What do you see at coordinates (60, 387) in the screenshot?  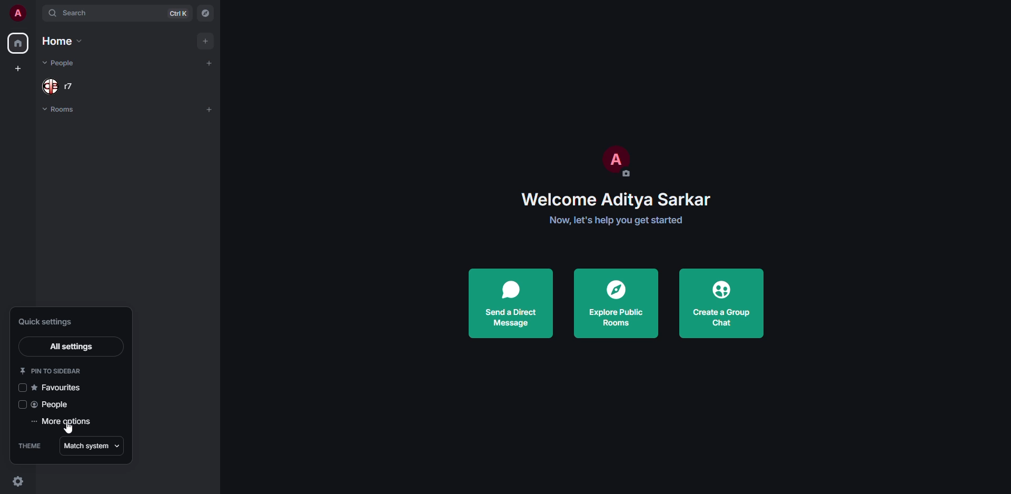 I see `favorites` at bounding box center [60, 387].